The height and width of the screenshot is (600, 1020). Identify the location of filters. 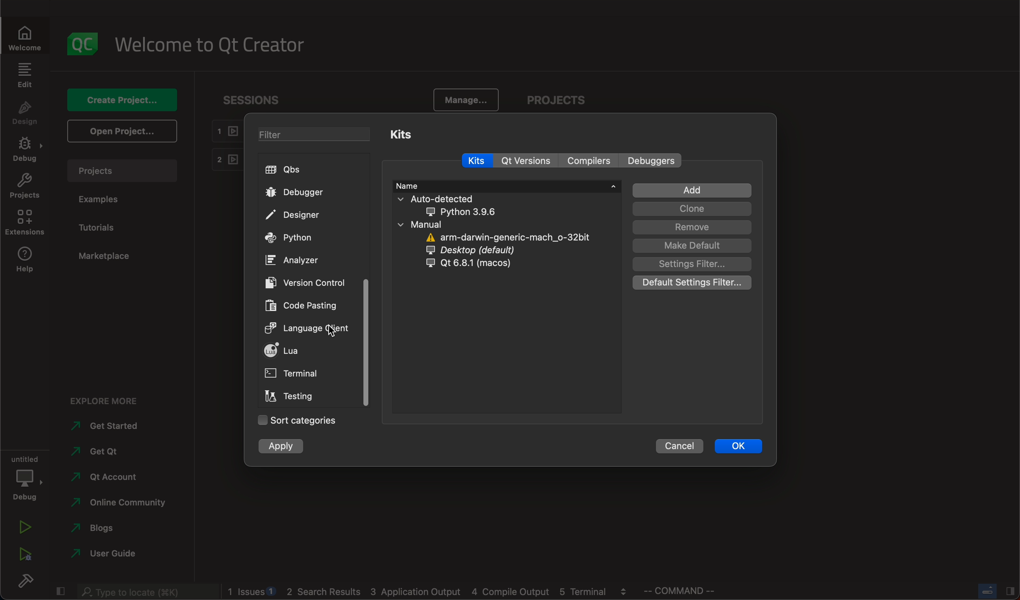
(315, 134).